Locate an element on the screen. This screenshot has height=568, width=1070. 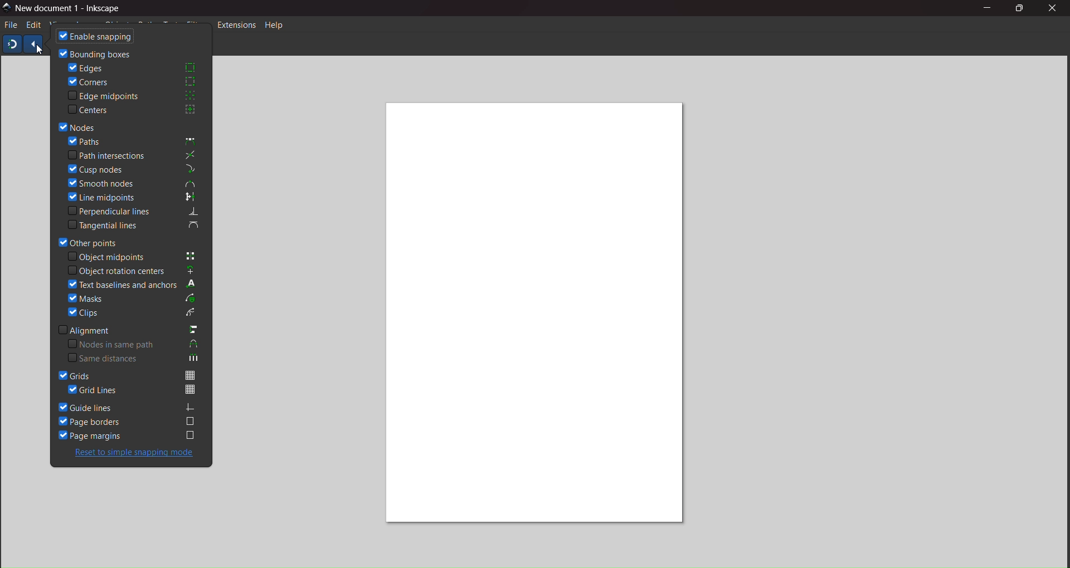
snapping dropdown is located at coordinates (33, 45).